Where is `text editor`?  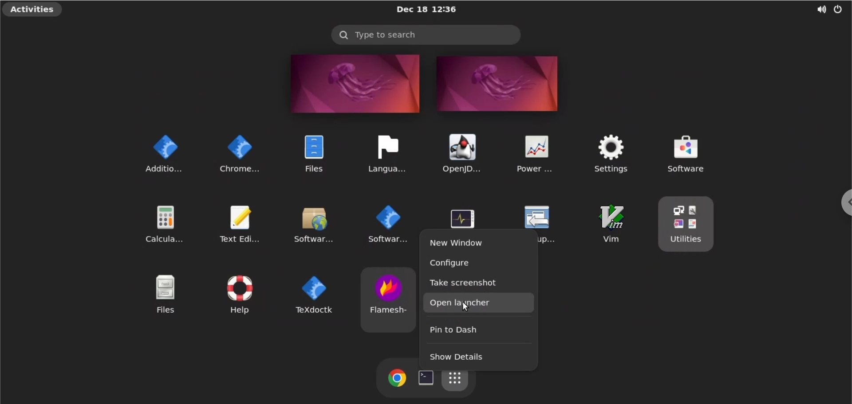 text editor is located at coordinates (245, 221).